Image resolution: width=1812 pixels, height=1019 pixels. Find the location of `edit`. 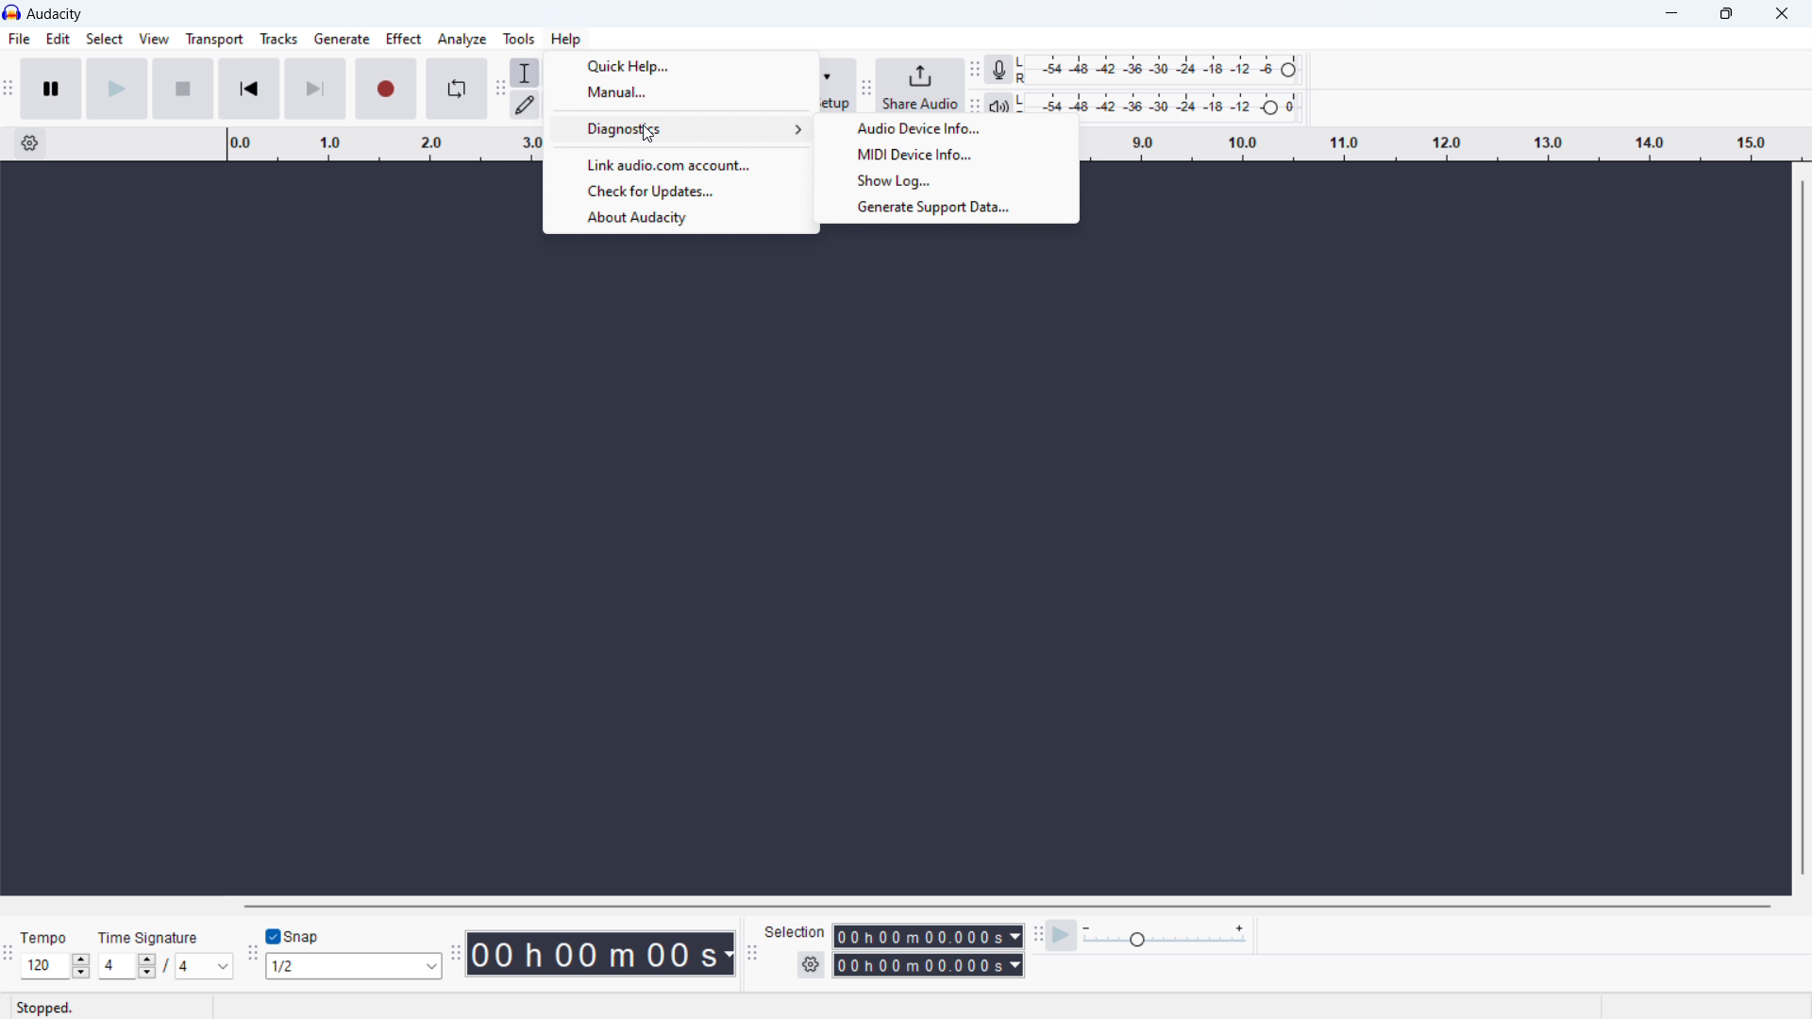

edit is located at coordinates (58, 39).